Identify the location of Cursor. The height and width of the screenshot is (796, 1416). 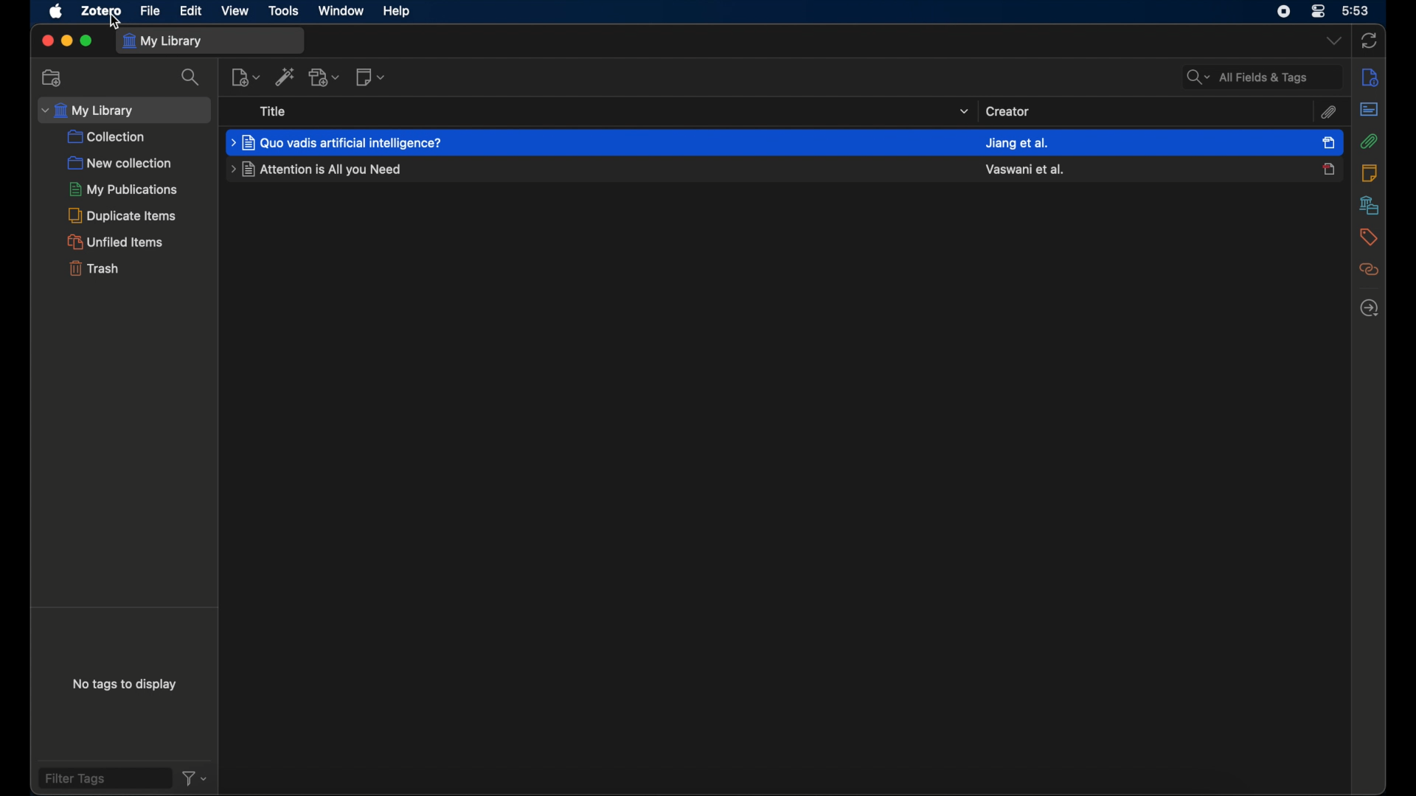
(115, 21).